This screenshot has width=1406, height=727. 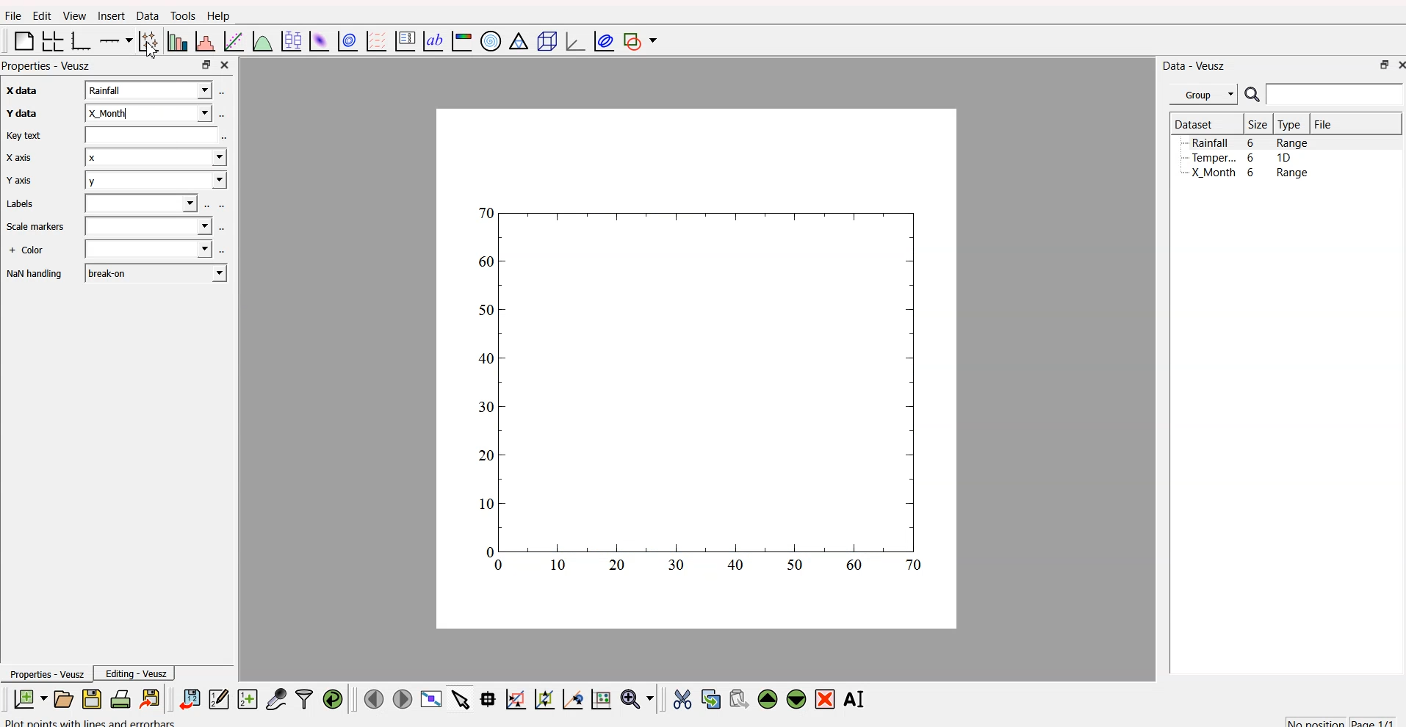 What do you see at coordinates (147, 41) in the screenshot?
I see `plot points` at bounding box center [147, 41].